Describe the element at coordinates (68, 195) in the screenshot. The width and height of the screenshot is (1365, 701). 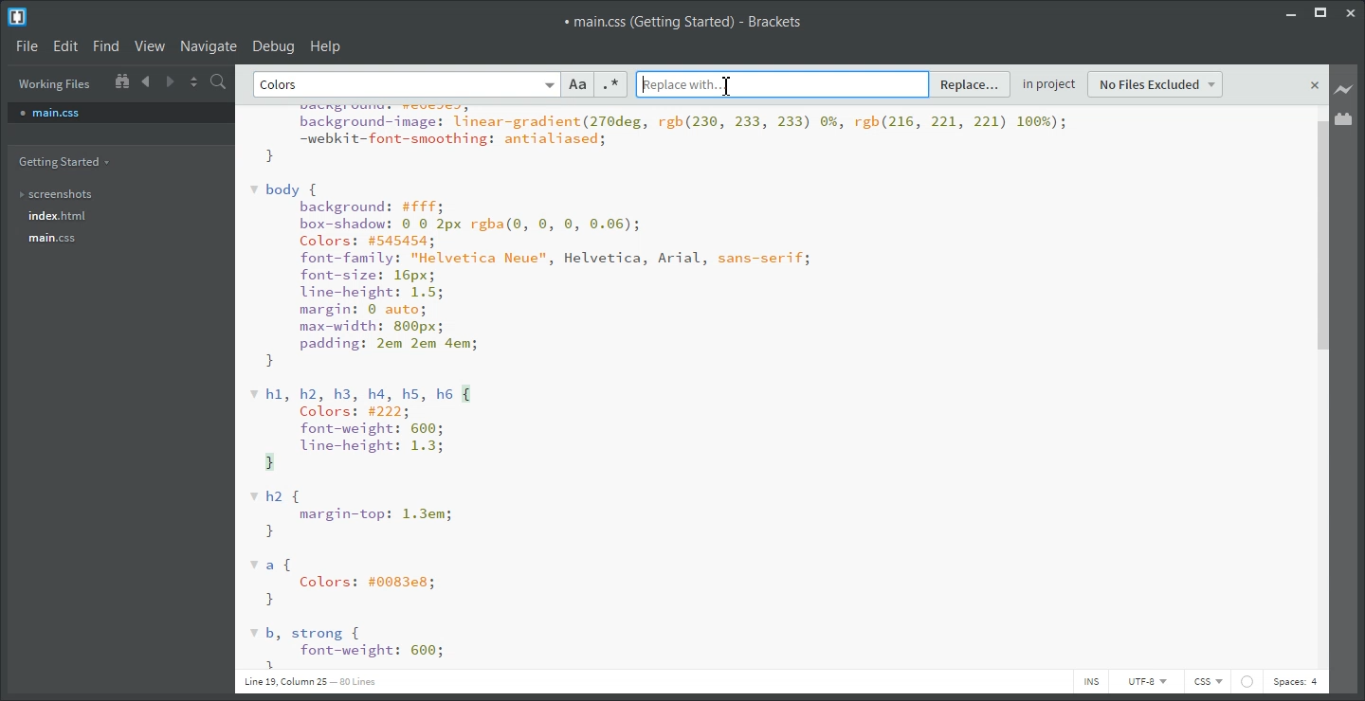
I see `screenshots` at that location.